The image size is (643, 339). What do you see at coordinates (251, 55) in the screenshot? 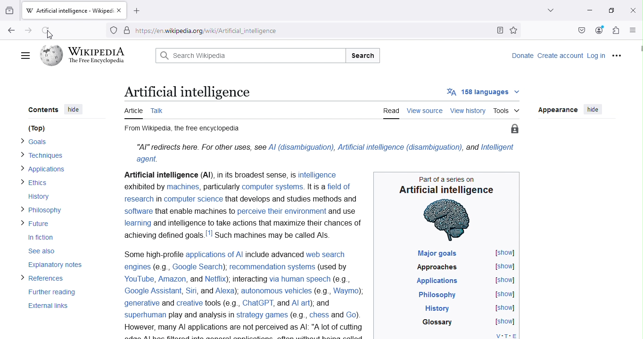
I see `Q Search Wikipedia` at bounding box center [251, 55].